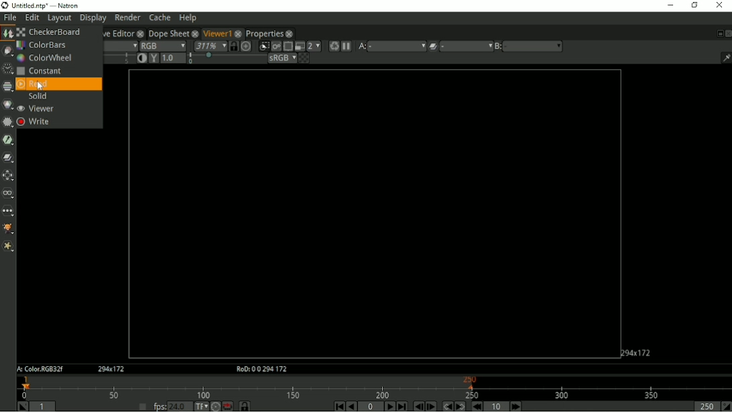  Describe the element at coordinates (127, 17) in the screenshot. I see `Render` at that location.